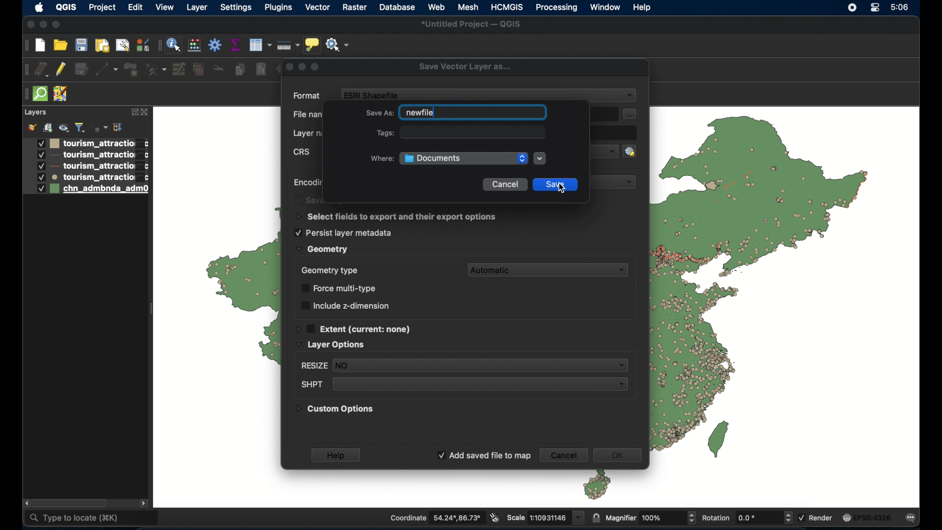 The image size is (942, 530). What do you see at coordinates (336, 411) in the screenshot?
I see `custom options` at bounding box center [336, 411].